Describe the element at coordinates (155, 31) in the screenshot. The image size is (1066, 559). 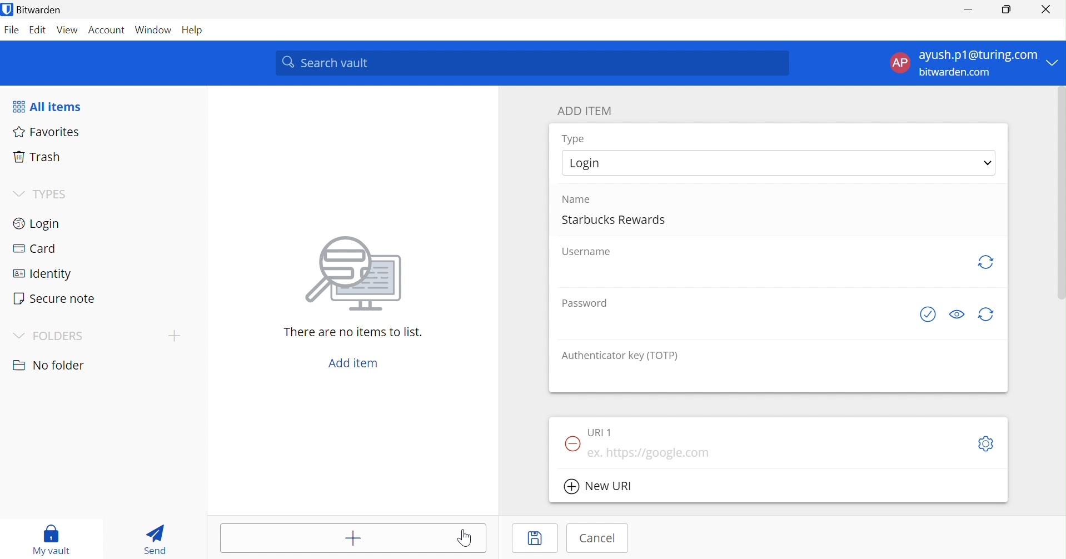
I see `Window` at that location.